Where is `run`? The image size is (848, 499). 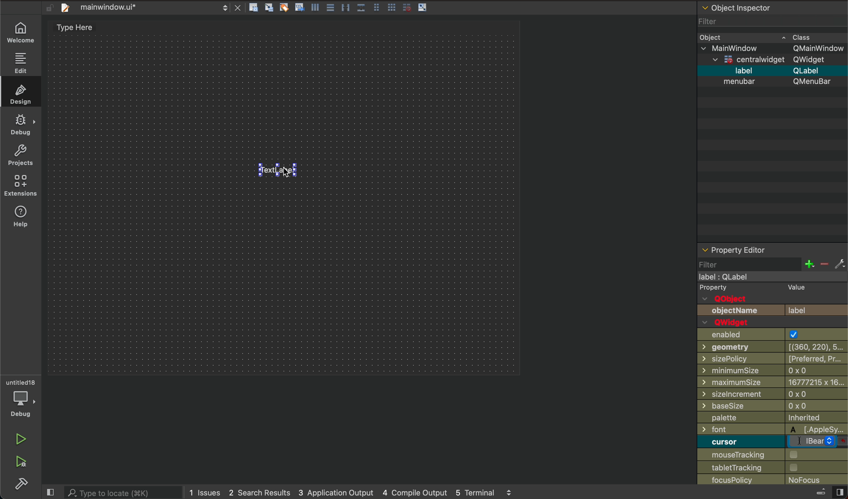 run is located at coordinates (21, 437).